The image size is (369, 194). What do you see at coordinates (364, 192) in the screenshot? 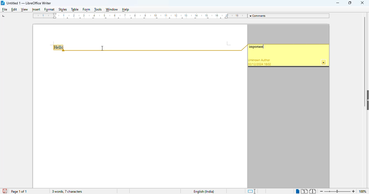
I see `zoom factor` at bounding box center [364, 192].